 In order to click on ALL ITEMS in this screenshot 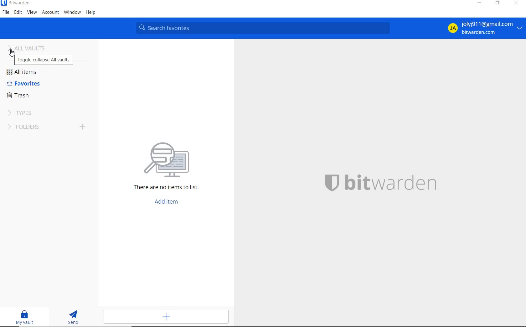, I will do `click(24, 72)`.